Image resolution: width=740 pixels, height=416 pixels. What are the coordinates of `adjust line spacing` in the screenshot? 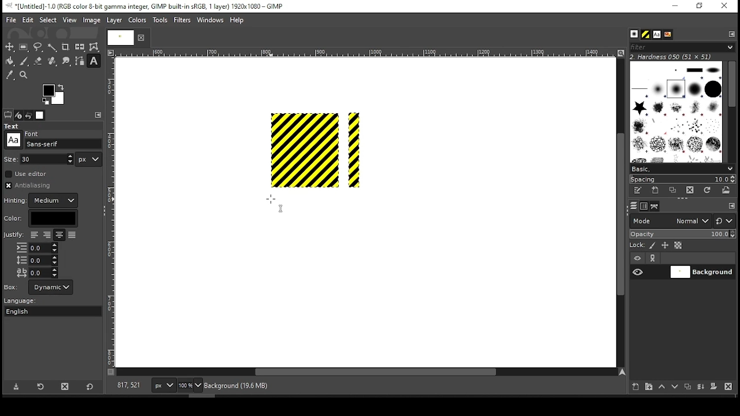 It's located at (37, 260).